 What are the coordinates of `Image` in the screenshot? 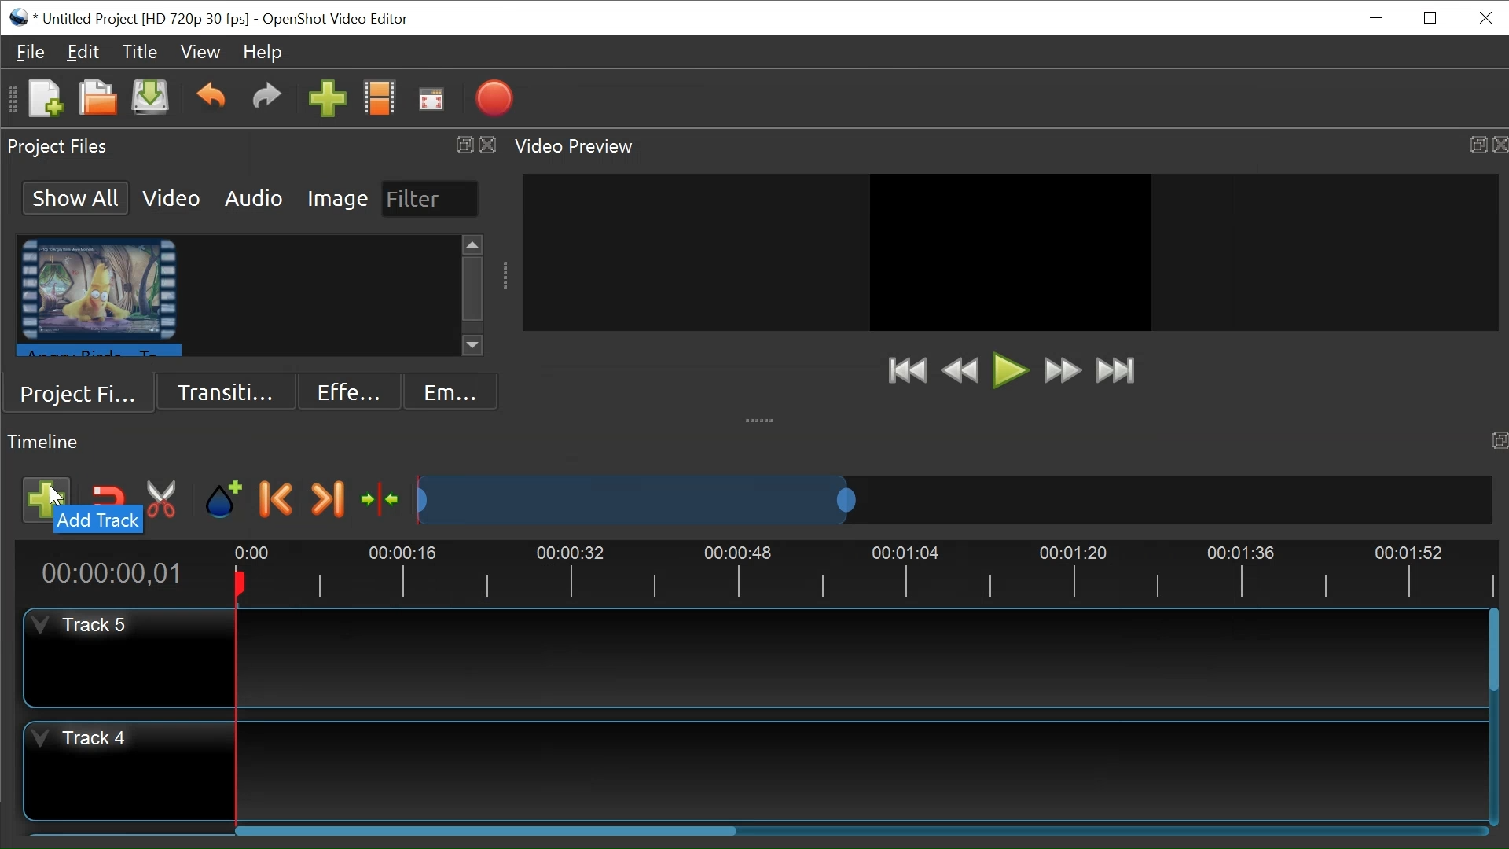 It's located at (334, 197).